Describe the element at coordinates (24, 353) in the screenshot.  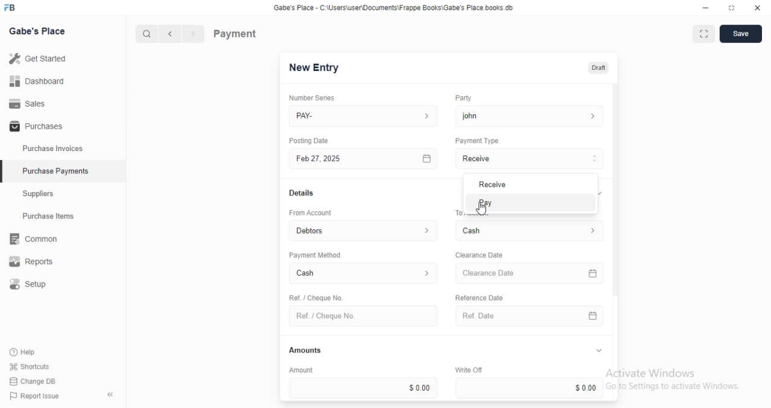
I see `Help` at that location.